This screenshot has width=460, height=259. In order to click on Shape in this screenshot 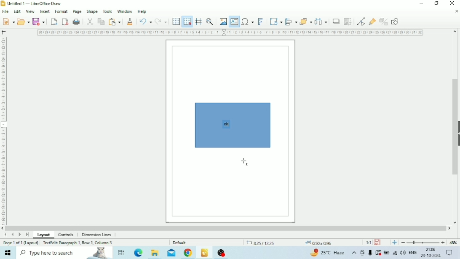, I will do `click(92, 11)`.